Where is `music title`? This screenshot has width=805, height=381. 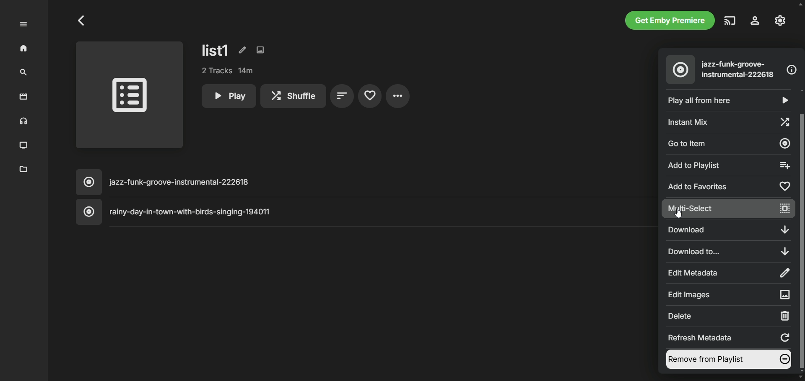 music title is located at coordinates (364, 182).